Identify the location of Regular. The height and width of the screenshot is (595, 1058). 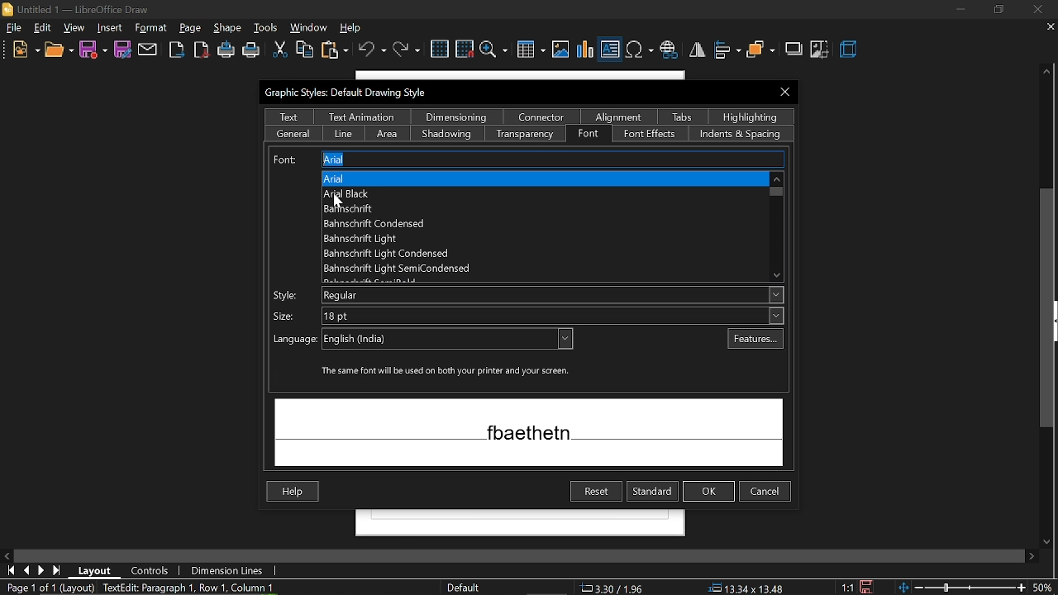
(550, 296).